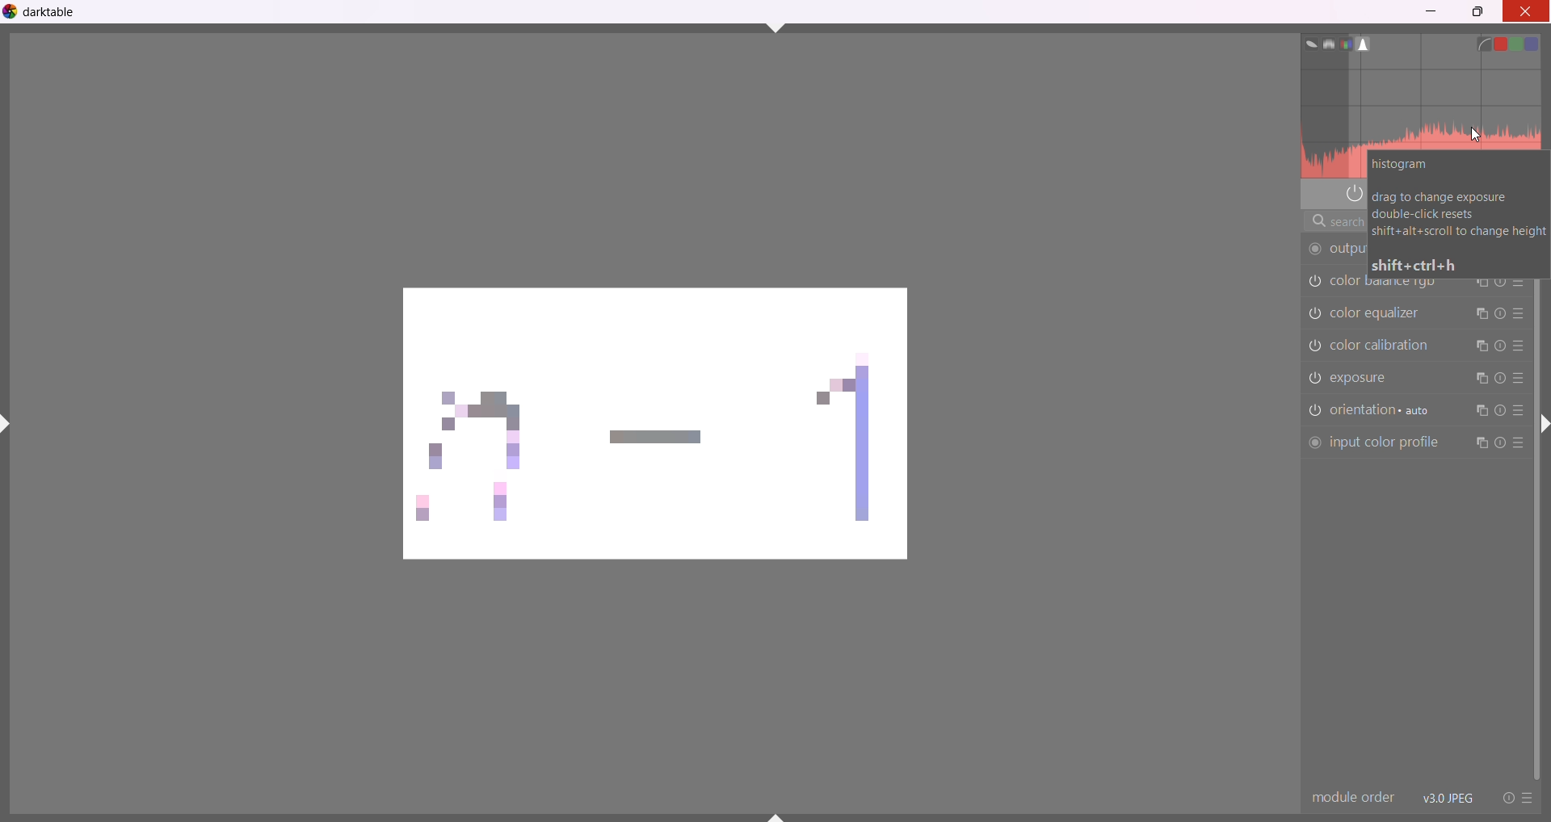  I want to click on reset, so click(1504, 797).